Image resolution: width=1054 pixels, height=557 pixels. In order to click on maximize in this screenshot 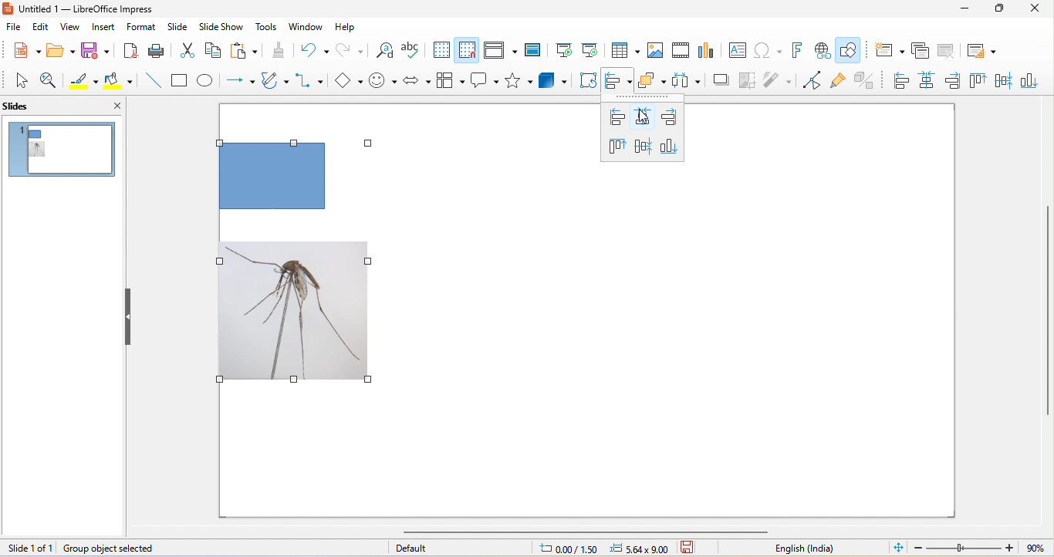, I will do `click(998, 9)`.